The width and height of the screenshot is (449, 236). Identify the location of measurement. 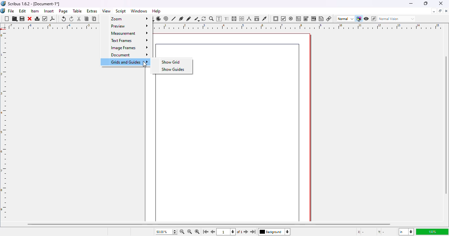
(126, 33).